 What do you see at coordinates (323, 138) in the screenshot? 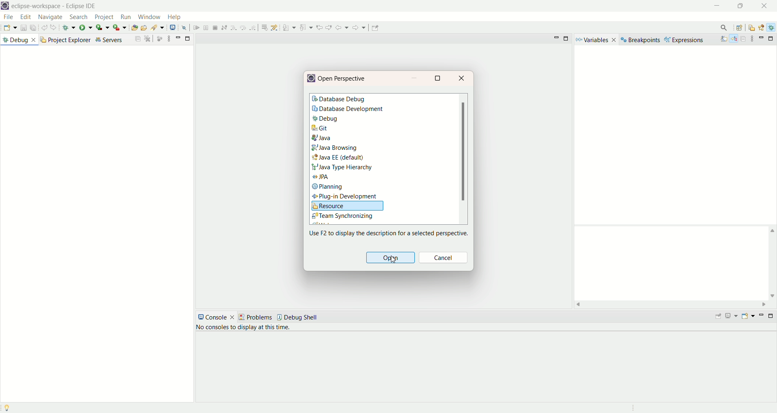
I see `java` at bounding box center [323, 138].